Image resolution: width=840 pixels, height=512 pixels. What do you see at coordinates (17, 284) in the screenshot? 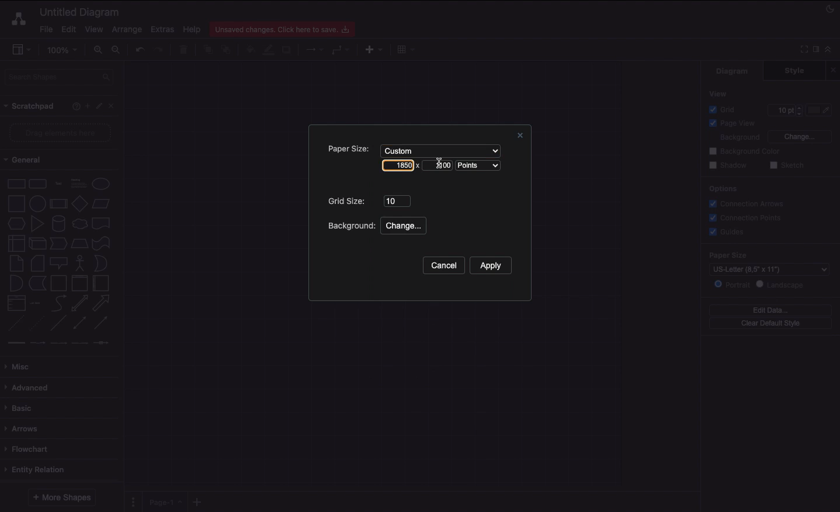
I see `And` at bounding box center [17, 284].